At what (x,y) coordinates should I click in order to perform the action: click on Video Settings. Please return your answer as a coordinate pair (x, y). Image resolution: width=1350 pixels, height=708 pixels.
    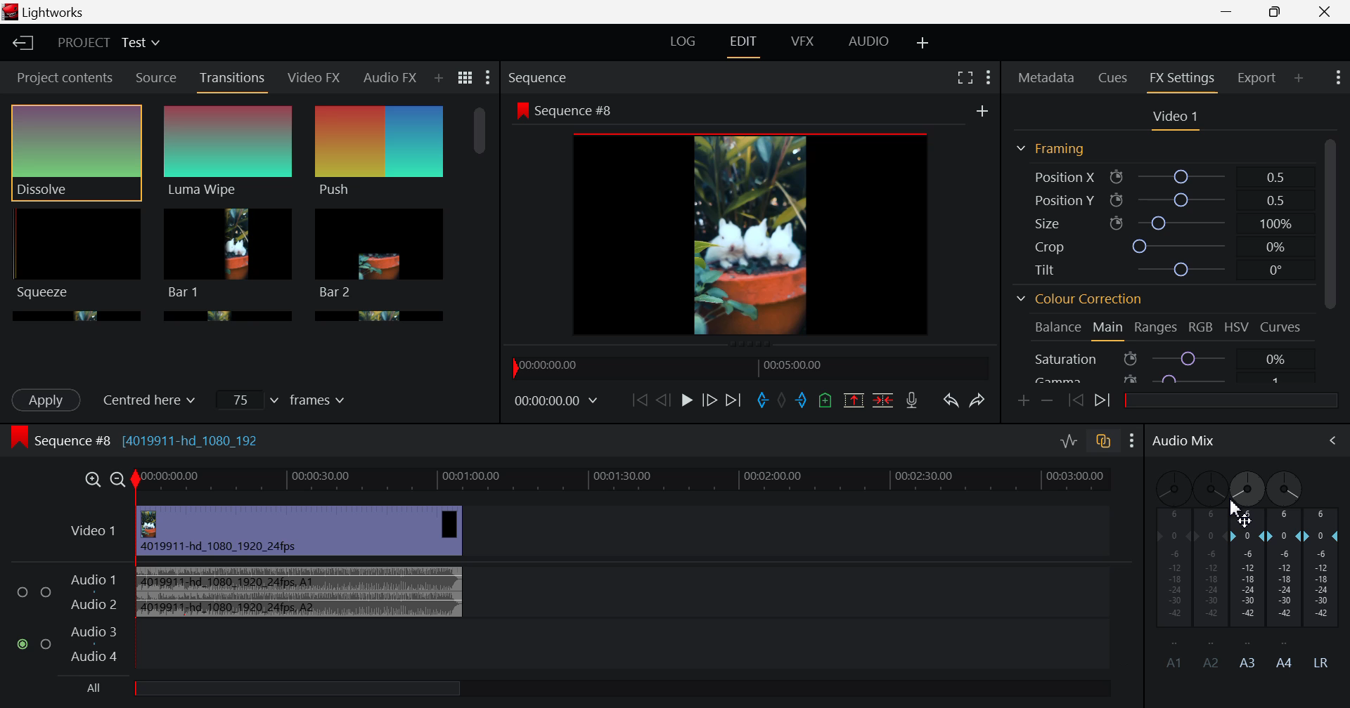
    Looking at the image, I should click on (1176, 120).